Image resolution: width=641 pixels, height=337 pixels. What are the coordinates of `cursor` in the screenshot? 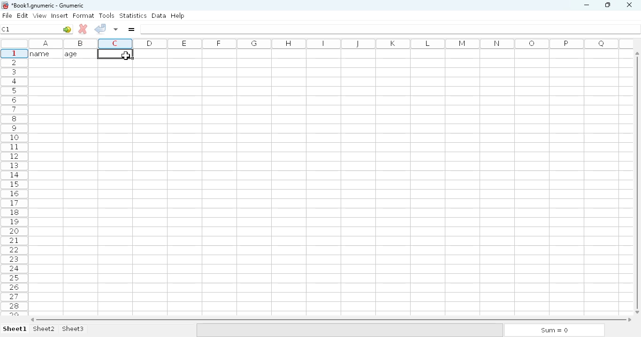 It's located at (125, 56).